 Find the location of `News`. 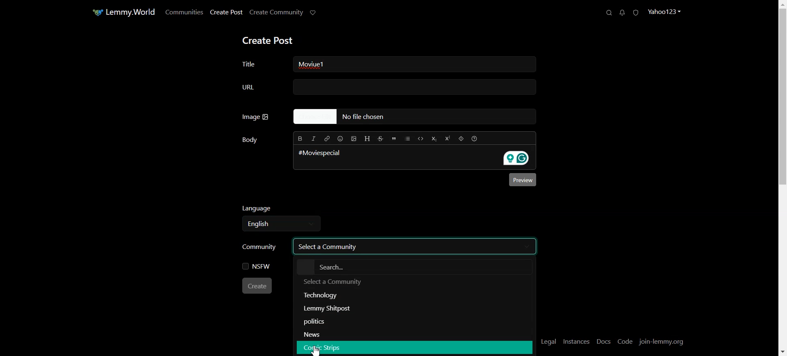

News is located at coordinates (314, 334).